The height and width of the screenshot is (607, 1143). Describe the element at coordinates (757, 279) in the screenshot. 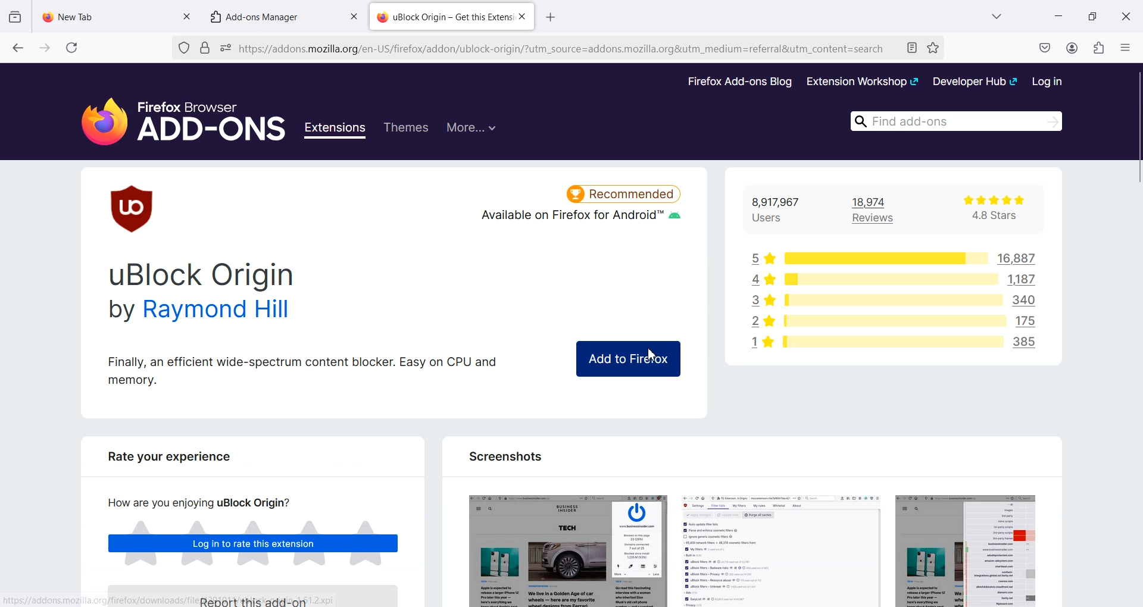

I see `4 star rating` at that location.